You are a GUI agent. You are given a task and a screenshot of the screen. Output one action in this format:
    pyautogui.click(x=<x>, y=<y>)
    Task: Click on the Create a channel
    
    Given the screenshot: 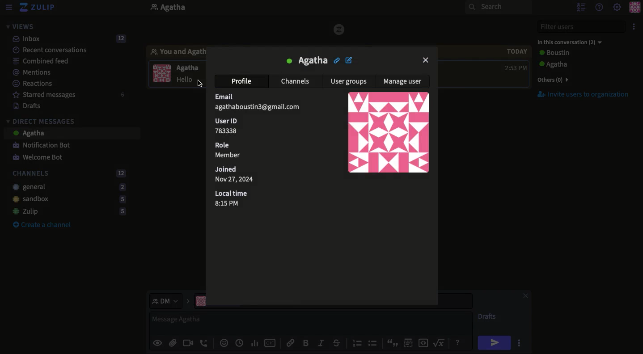 What is the action you would take?
    pyautogui.click(x=45, y=224)
    